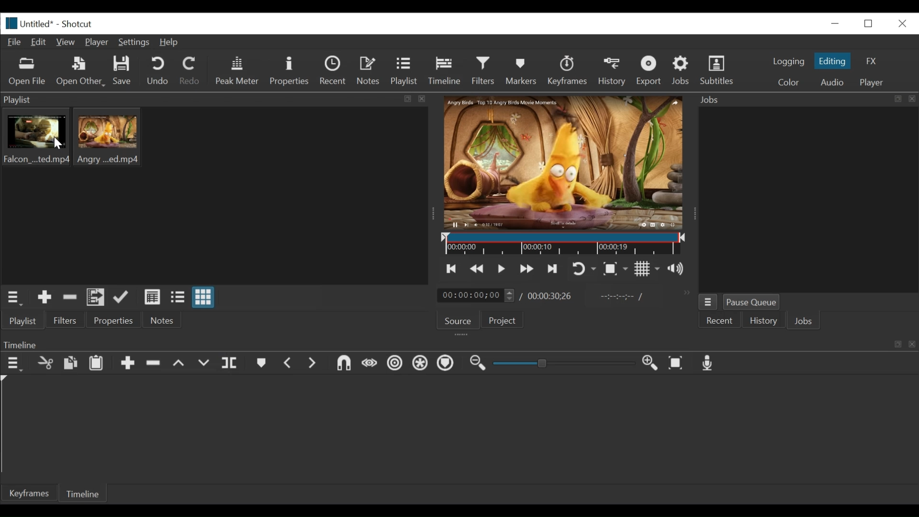  Describe the element at coordinates (683, 70) in the screenshot. I see `Jobs` at that location.